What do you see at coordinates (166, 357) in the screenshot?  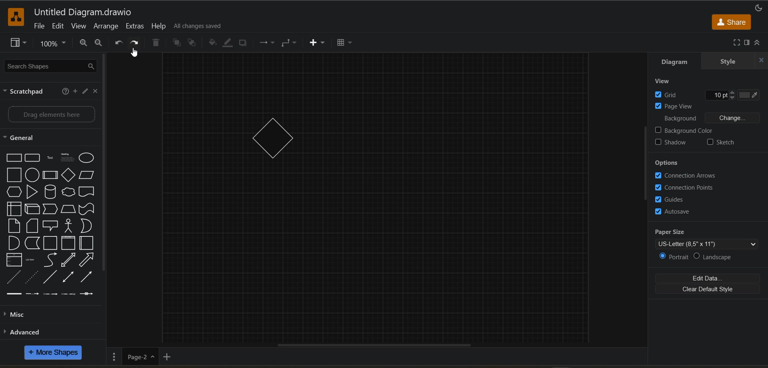 I see `insert page` at bounding box center [166, 357].